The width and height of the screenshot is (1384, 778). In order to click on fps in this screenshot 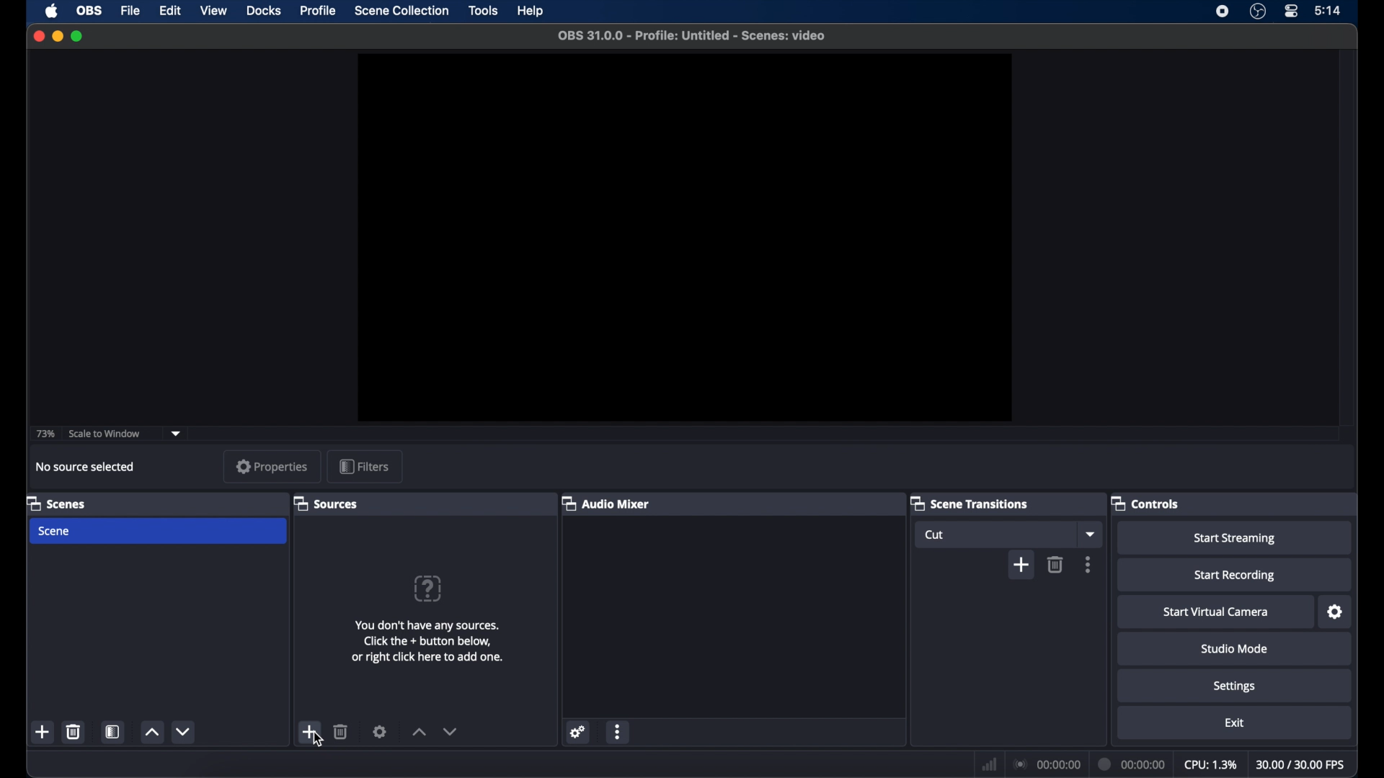, I will do `click(1302, 765)`.